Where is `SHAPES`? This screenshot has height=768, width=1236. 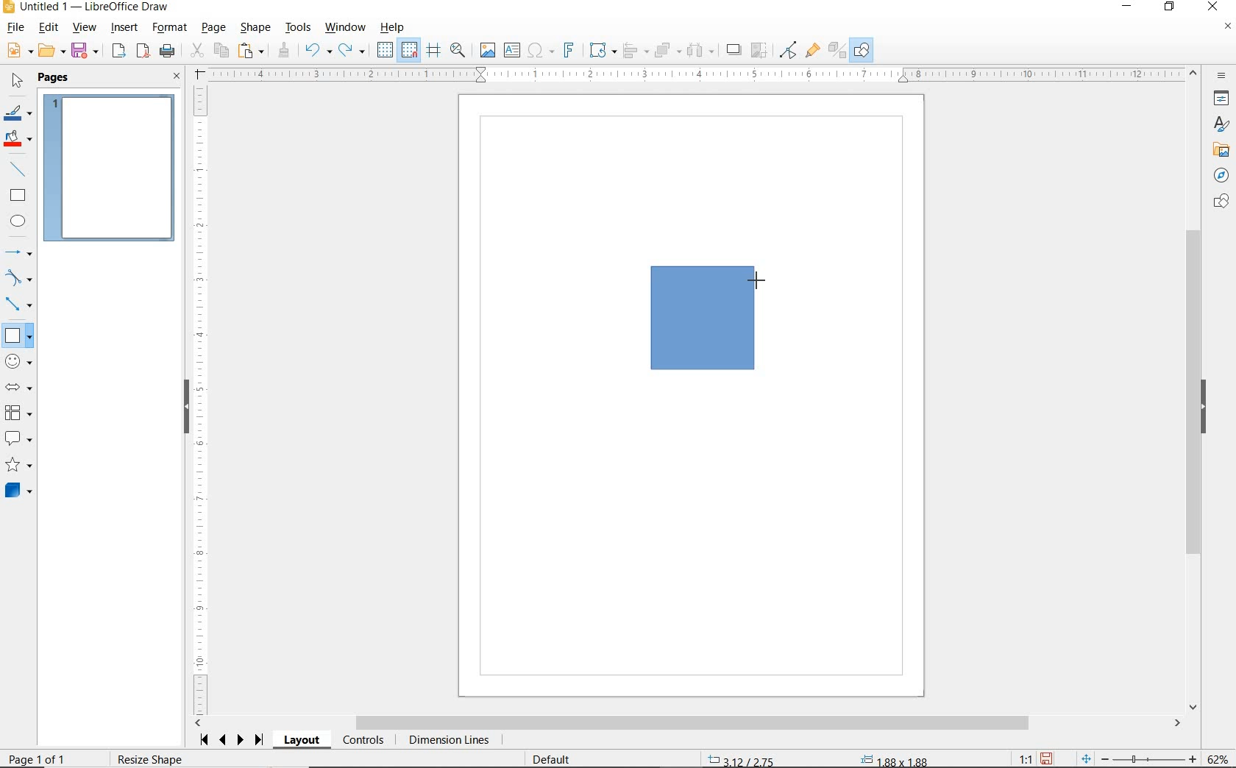 SHAPES is located at coordinates (1219, 202).